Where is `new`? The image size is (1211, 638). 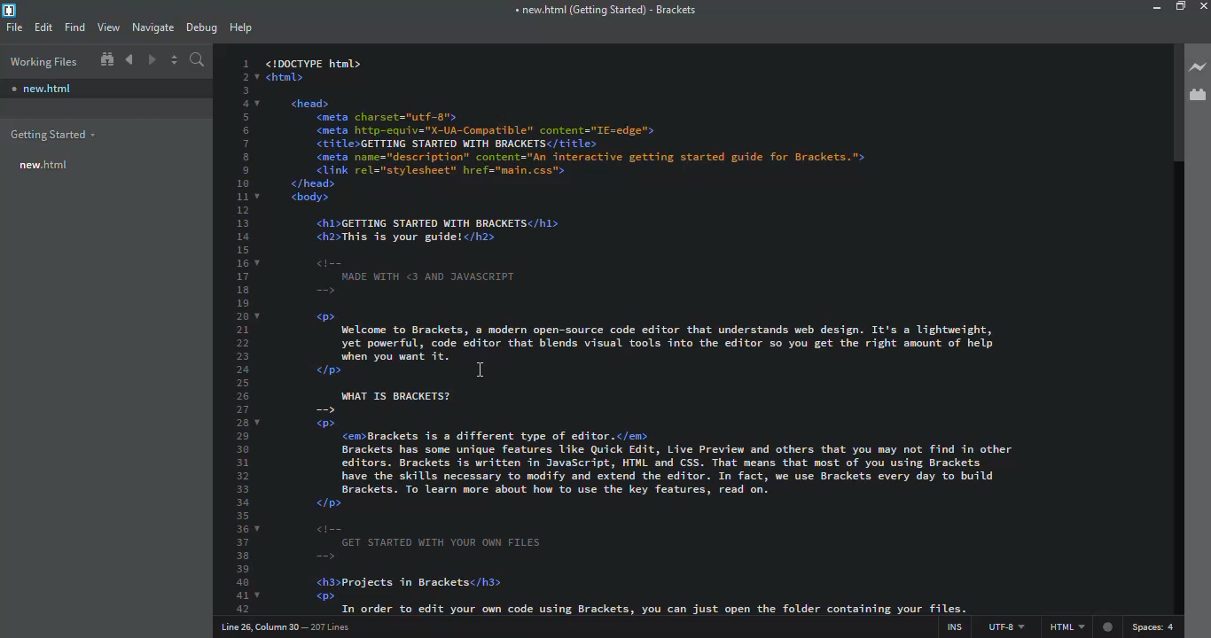 new is located at coordinates (43, 165).